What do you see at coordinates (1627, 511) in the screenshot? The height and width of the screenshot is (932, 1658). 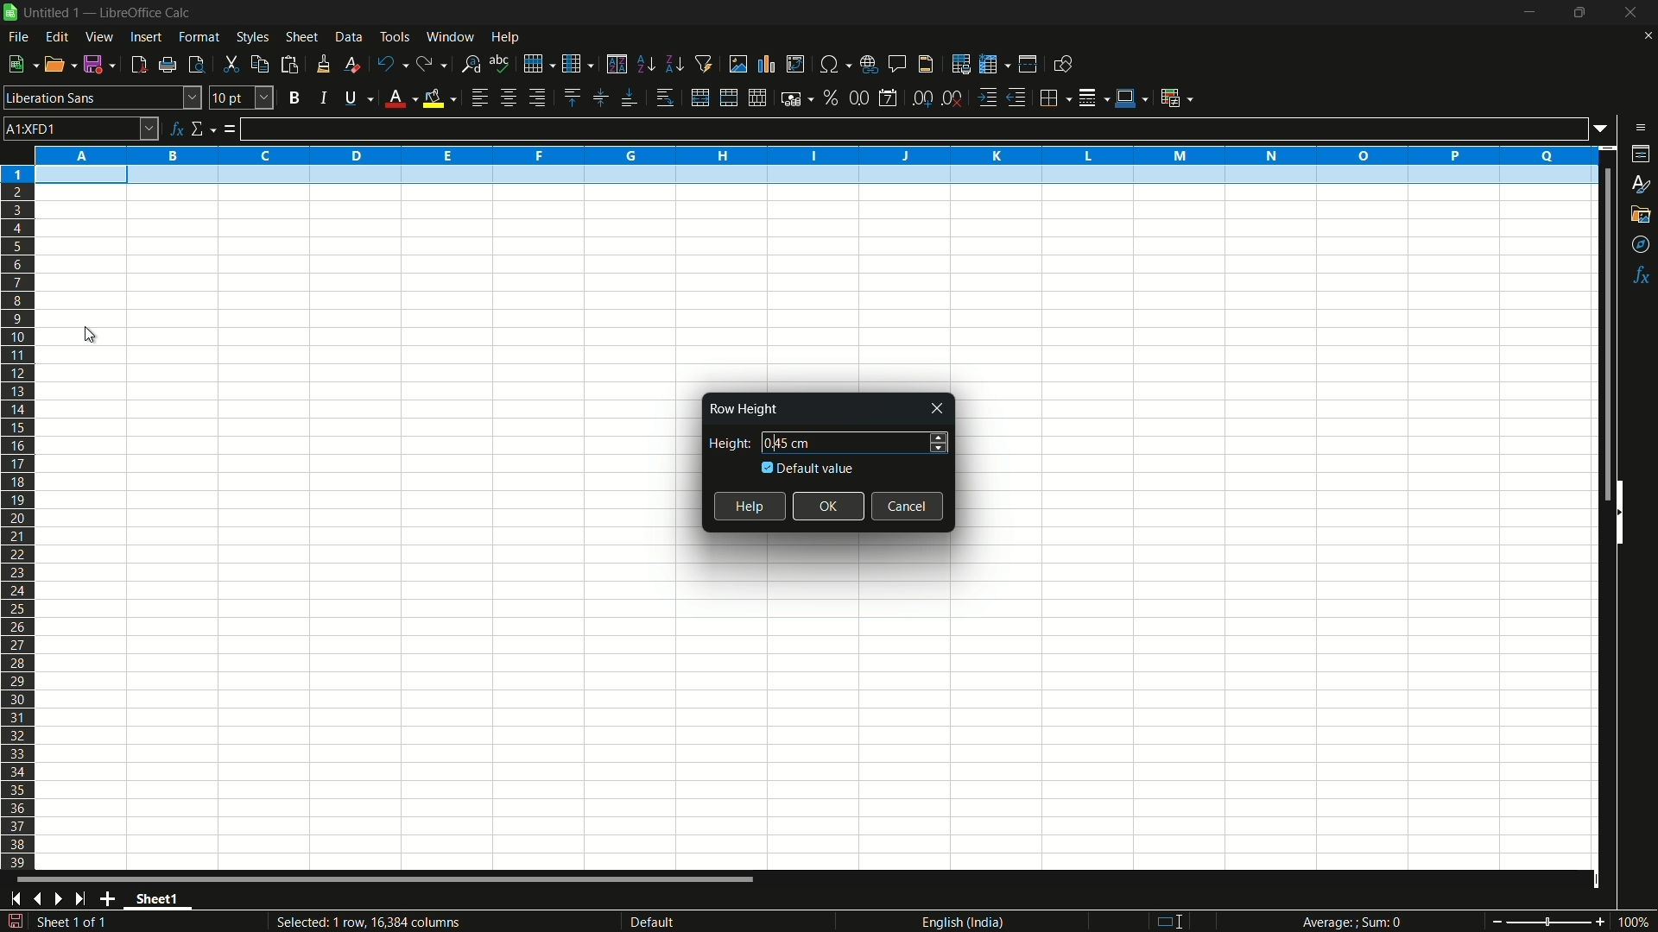 I see `hide sidebar` at bounding box center [1627, 511].